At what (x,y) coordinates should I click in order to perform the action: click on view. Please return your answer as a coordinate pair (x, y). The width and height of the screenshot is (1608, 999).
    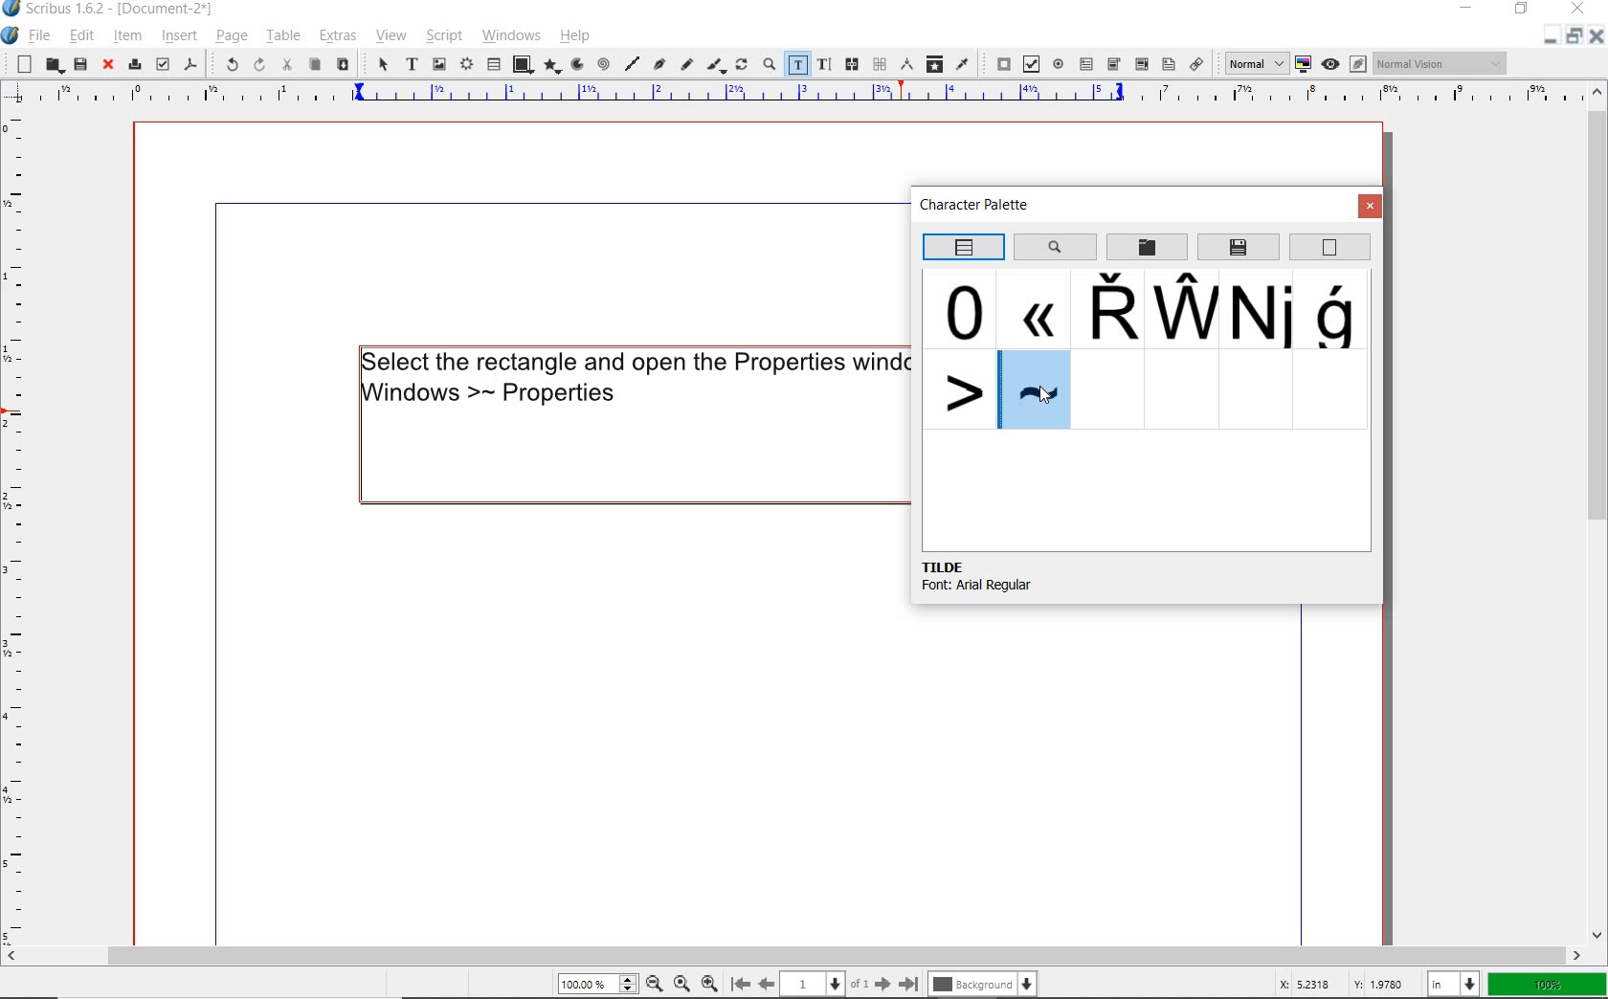
    Looking at the image, I should click on (390, 38).